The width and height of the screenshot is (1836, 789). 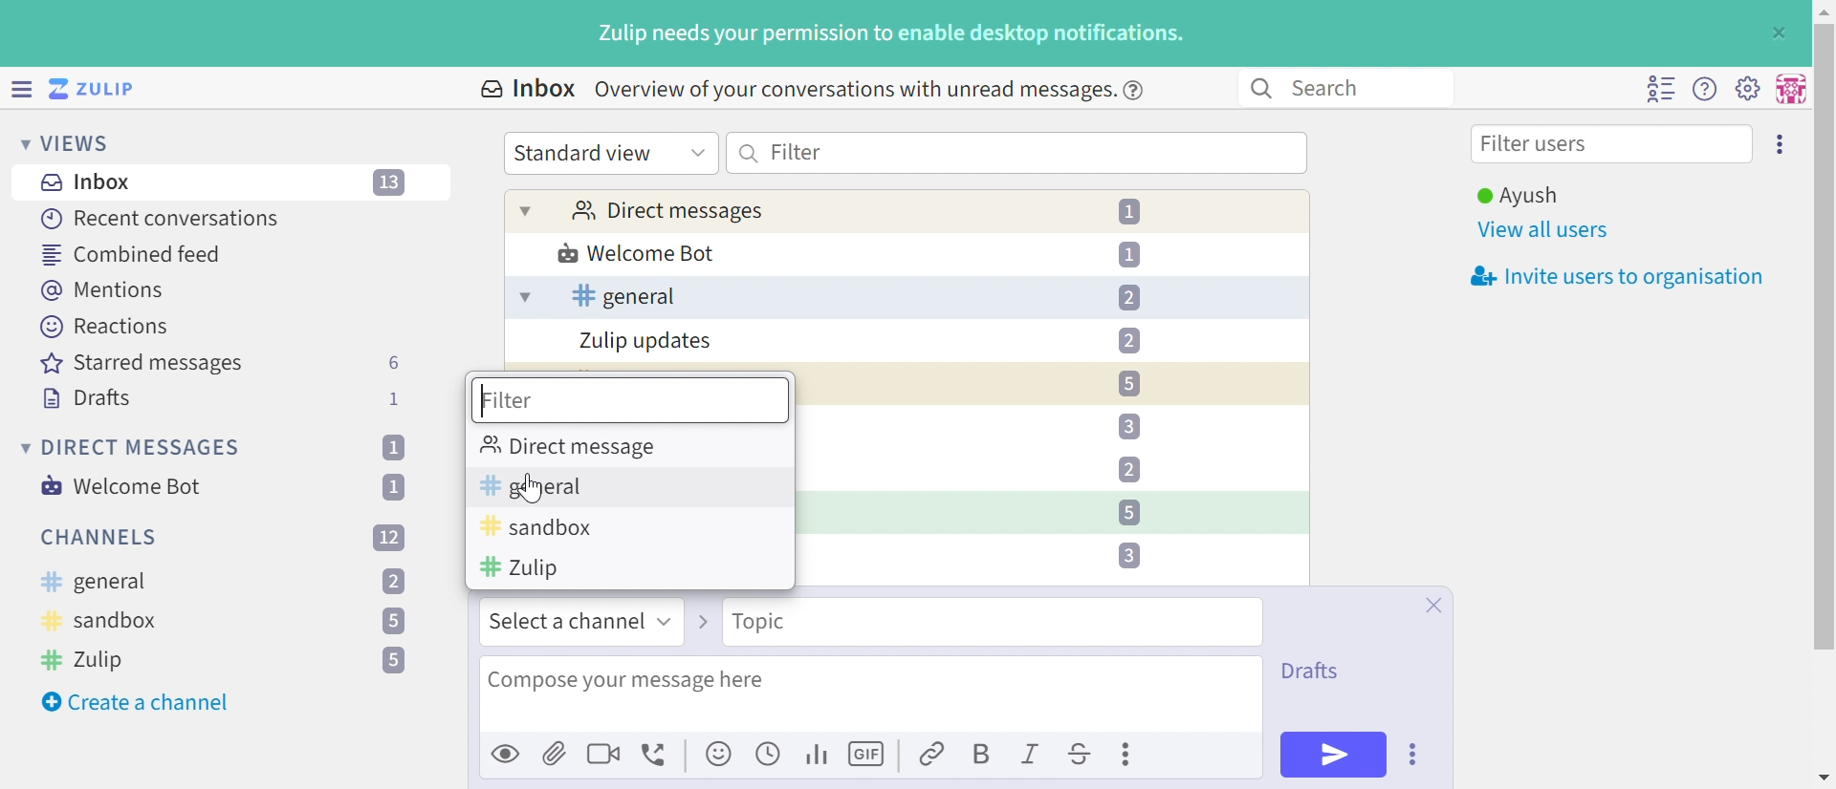 I want to click on Bold, so click(x=980, y=756).